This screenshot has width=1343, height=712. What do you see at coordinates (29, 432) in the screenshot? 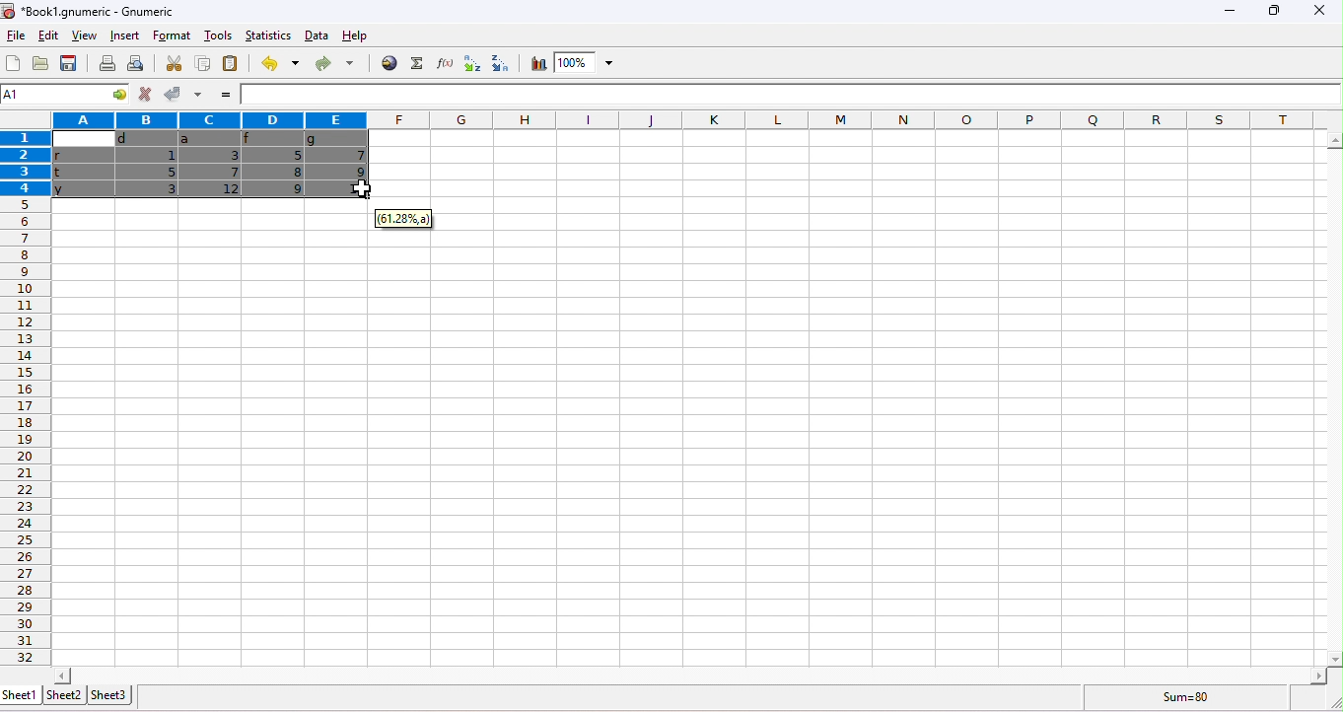
I see `row numbers` at bounding box center [29, 432].